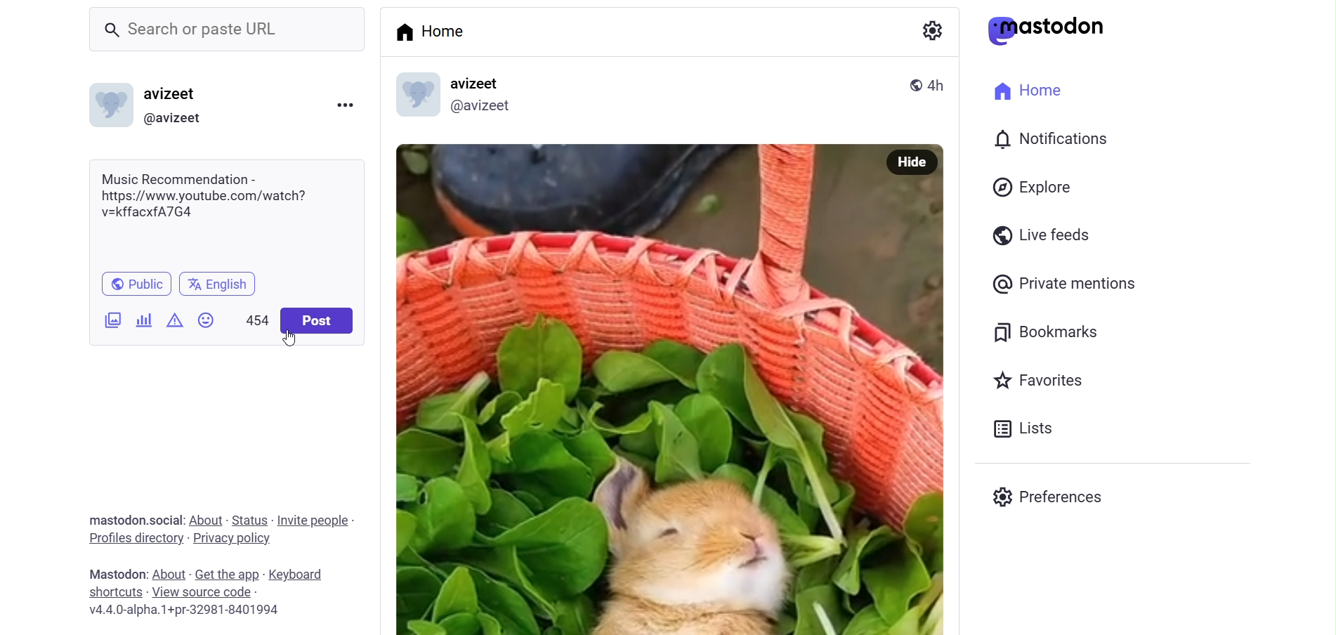 The height and width of the screenshot is (635, 1336). What do you see at coordinates (210, 591) in the screenshot?
I see `source code` at bounding box center [210, 591].